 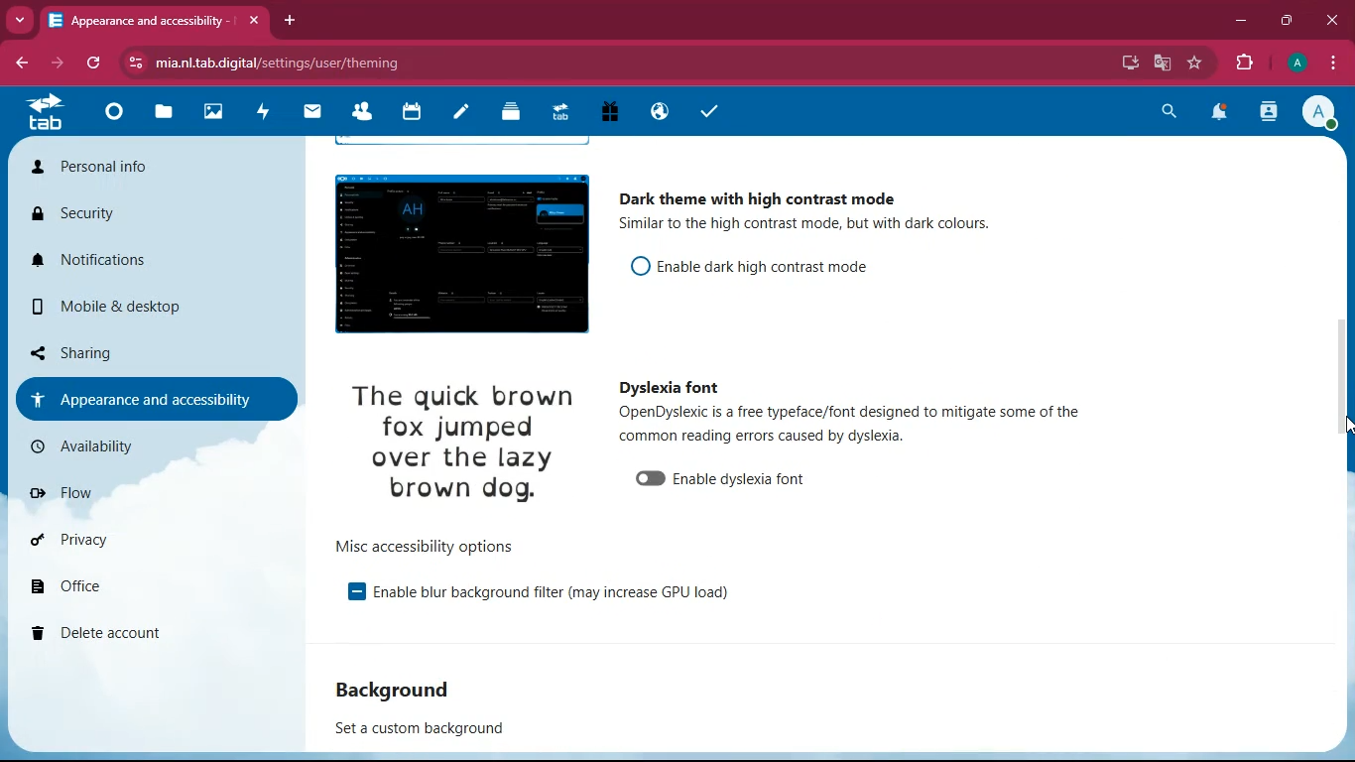 What do you see at coordinates (564, 594) in the screenshot?
I see `enable` at bounding box center [564, 594].